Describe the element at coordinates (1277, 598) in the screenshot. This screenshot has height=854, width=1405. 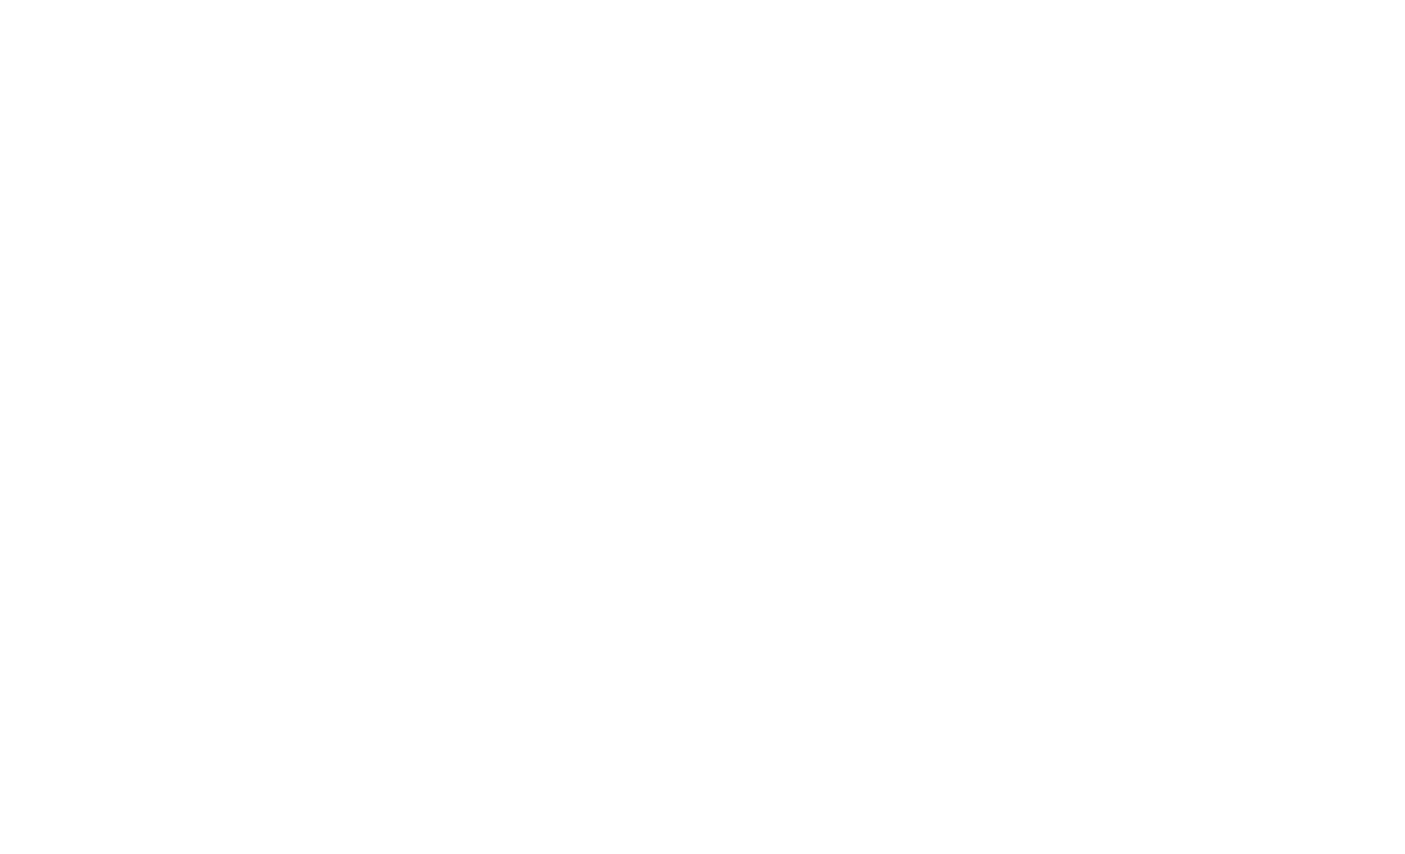
I see `Start streaming` at that location.